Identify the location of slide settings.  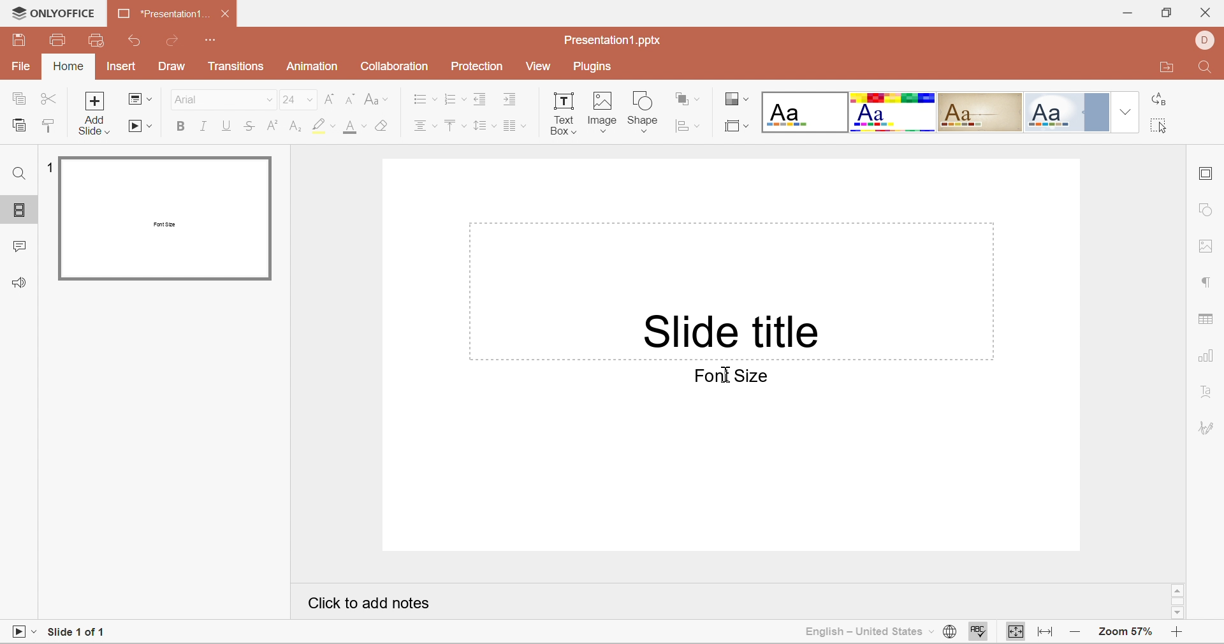
(1207, 176).